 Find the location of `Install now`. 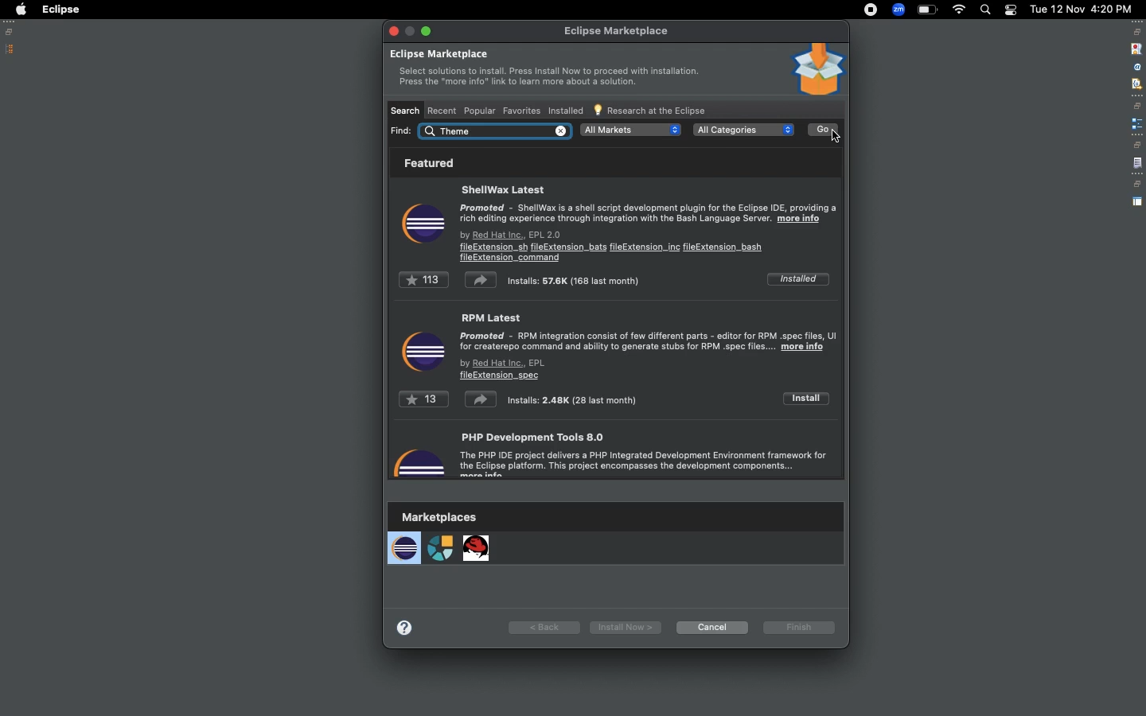

Install now is located at coordinates (622, 627).